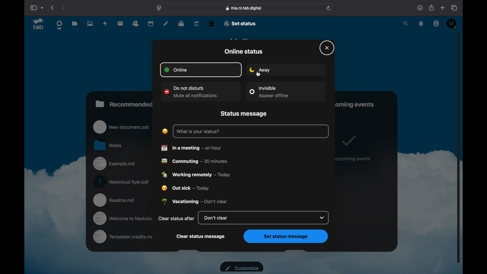 Image resolution: width=487 pixels, height=274 pixels. Describe the element at coordinates (120, 23) in the screenshot. I see `mail` at that location.